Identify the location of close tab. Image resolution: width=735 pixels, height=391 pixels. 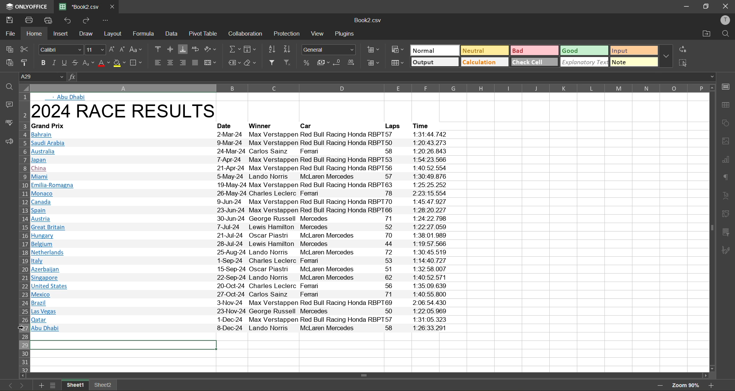
(111, 6).